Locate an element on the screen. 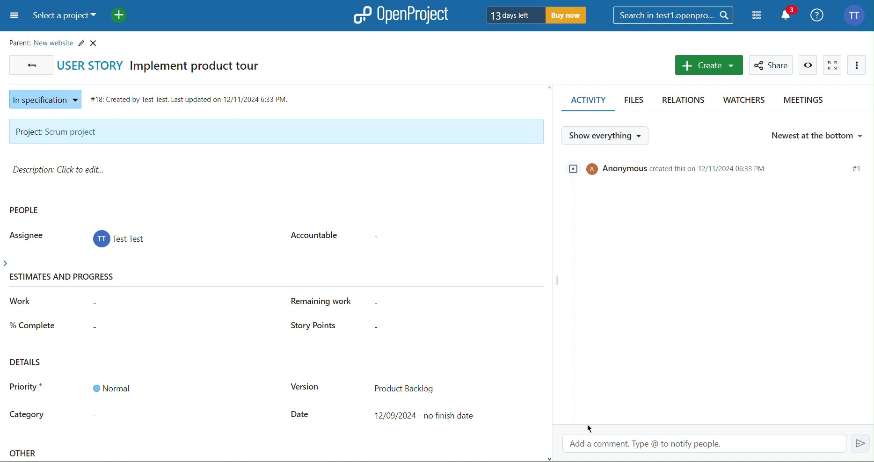 This screenshot has height=462, width=874. Add new is located at coordinates (119, 14).